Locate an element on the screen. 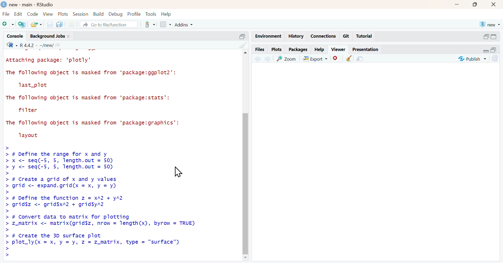  viewer is located at coordinates (339, 49).